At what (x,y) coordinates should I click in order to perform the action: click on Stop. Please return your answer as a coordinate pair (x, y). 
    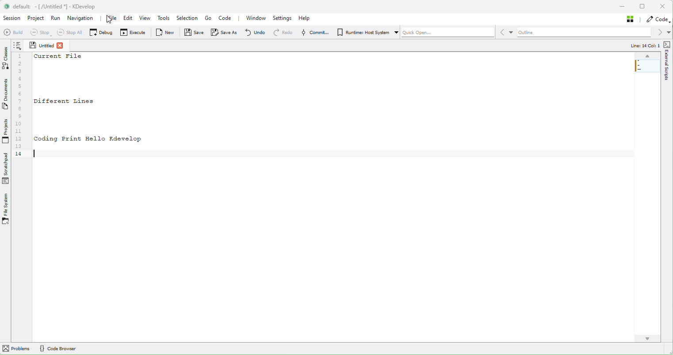
    Looking at the image, I should click on (37, 33).